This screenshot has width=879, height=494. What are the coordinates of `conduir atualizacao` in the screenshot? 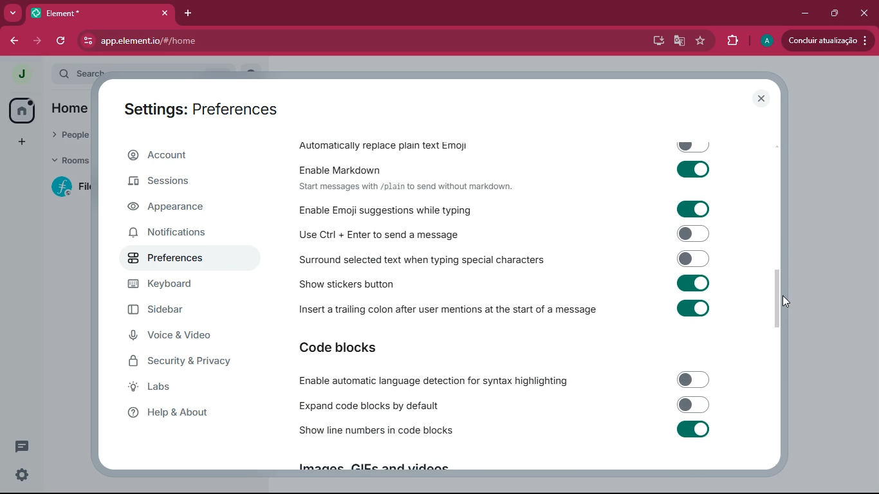 It's located at (827, 41).